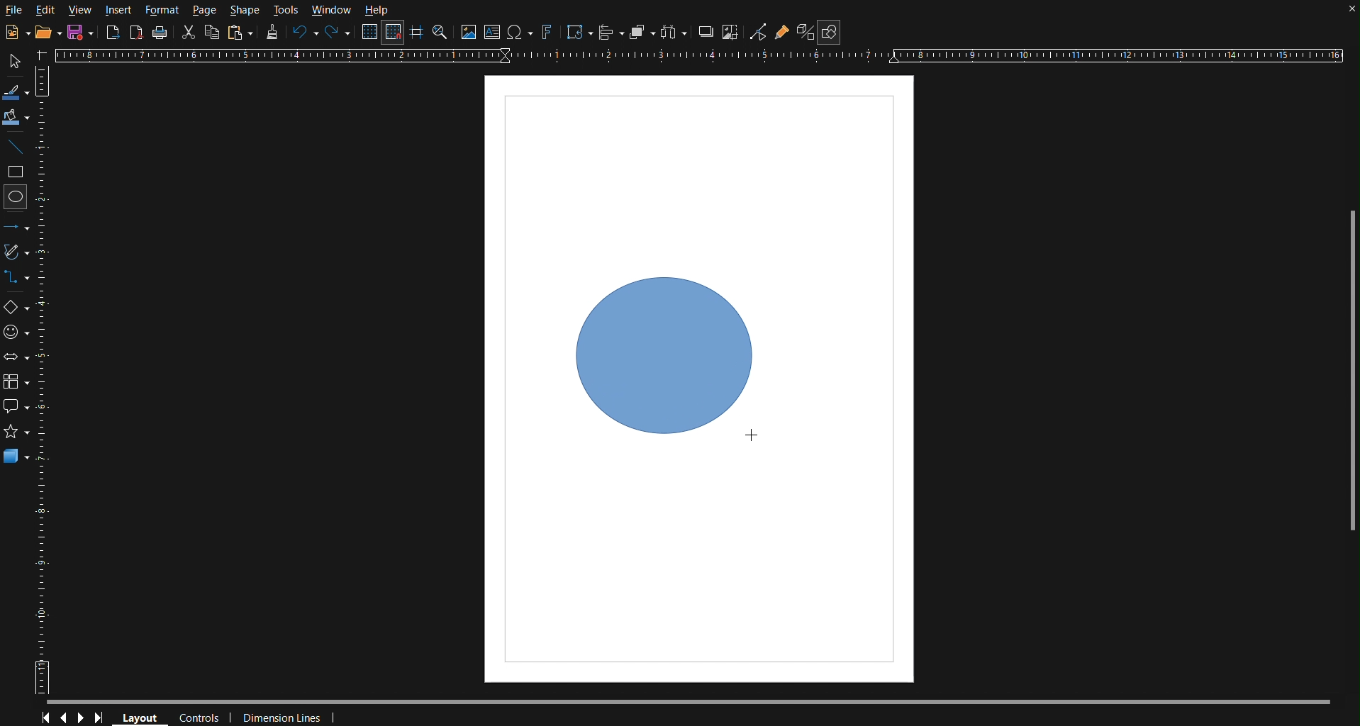 The image size is (1360, 726). Describe the element at coordinates (17, 118) in the screenshot. I see `Fill Color` at that location.